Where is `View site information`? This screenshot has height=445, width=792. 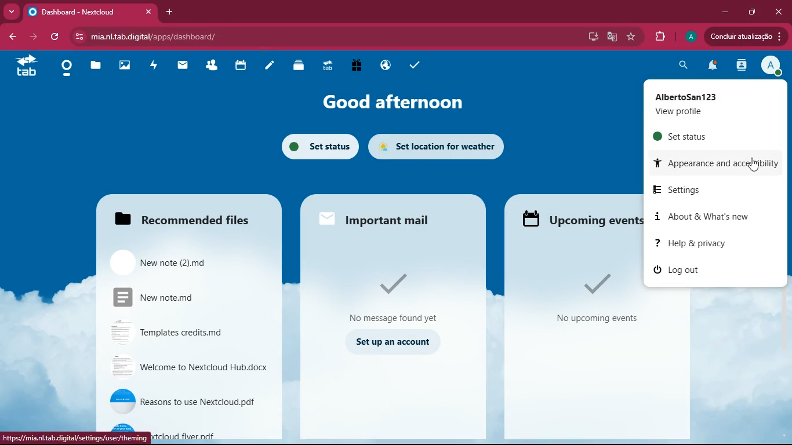
View site information is located at coordinates (79, 37).